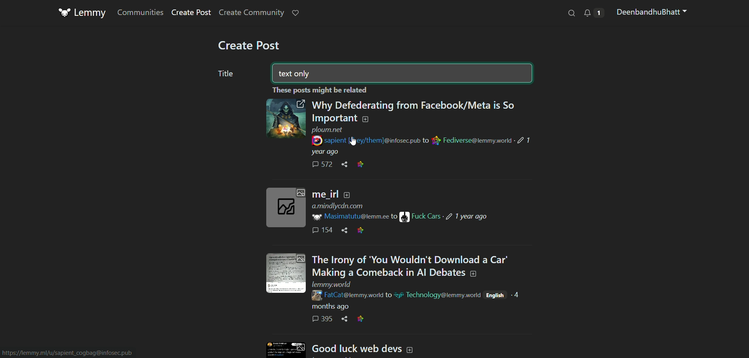 This screenshot has height=358, width=749. Describe the element at coordinates (388, 295) in the screenshot. I see `to` at that location.